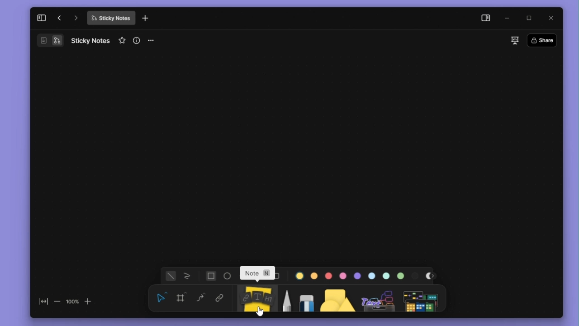  Describe the element at coordinates (342, 276) in the screenshot. I see `color pallate` at that location.